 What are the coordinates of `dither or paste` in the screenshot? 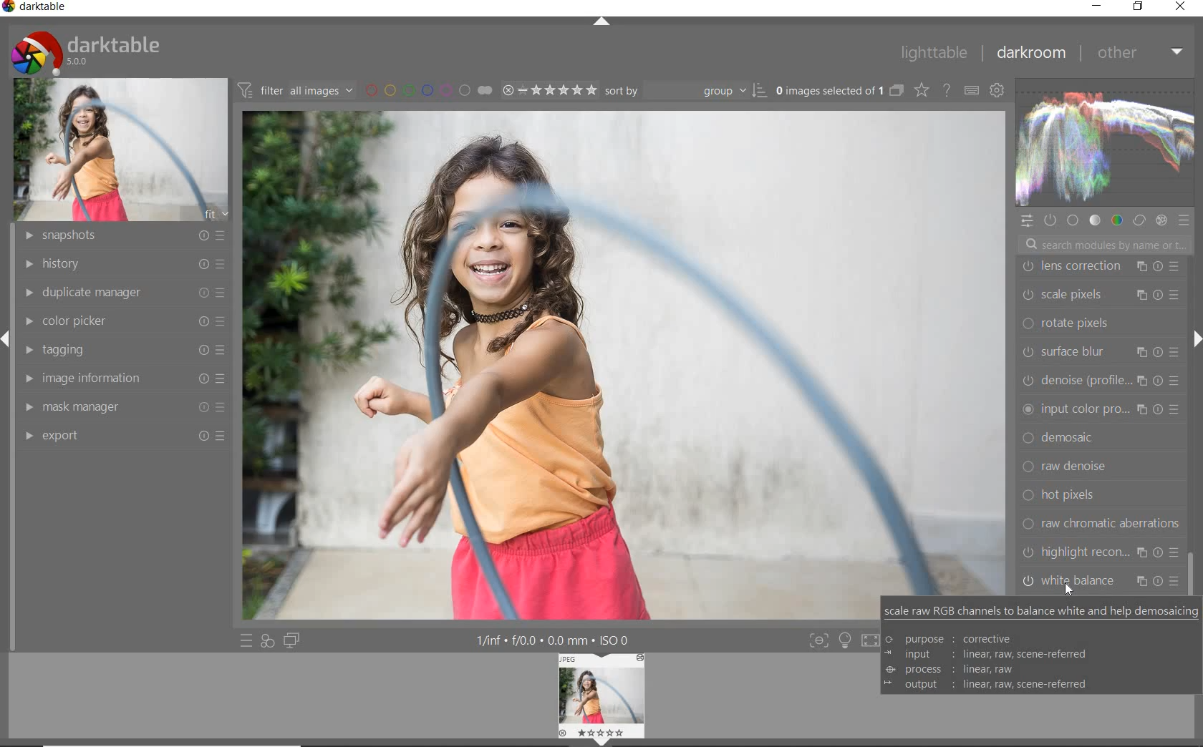 It's located at (1097, 327).